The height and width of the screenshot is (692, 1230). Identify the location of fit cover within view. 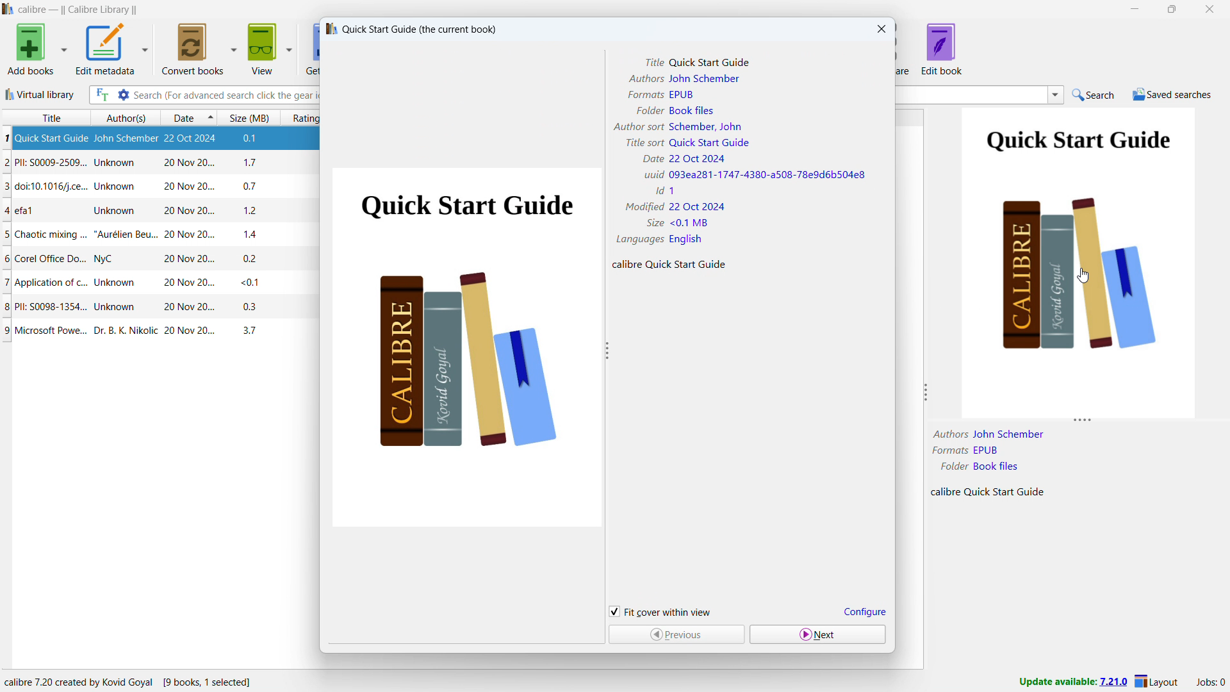
(660, 611).